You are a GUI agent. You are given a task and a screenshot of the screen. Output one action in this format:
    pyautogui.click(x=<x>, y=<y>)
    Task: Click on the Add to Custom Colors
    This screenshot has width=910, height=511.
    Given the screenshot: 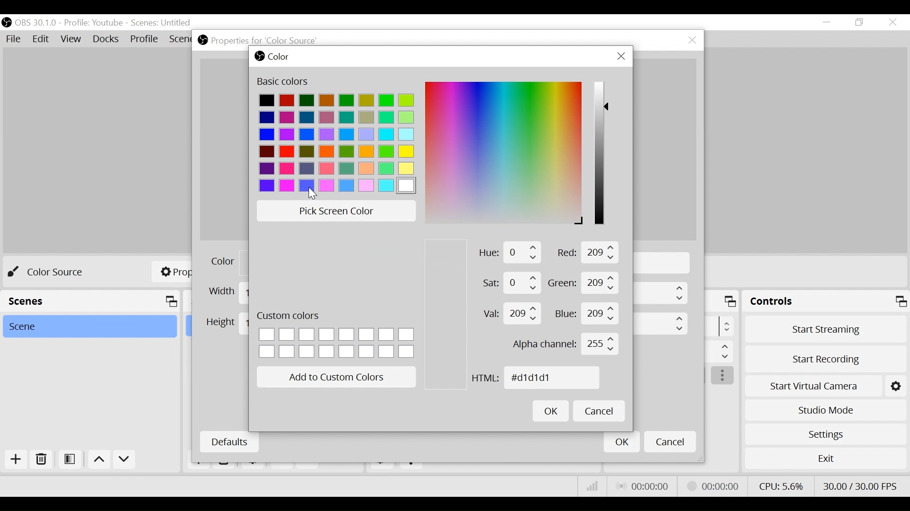 What is the action you would take?
    pyautogui.click(x=337, y=375)
    